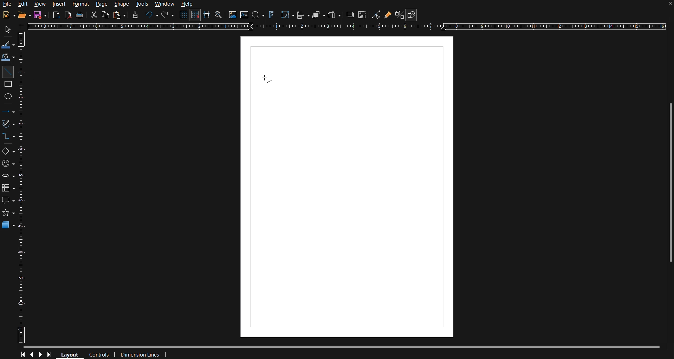 The height and width of the screenshot is (359, 674). What do you see at coordinates (8, 45) in the screenshot?
I see `Line color` at bounding box center [8, 45].